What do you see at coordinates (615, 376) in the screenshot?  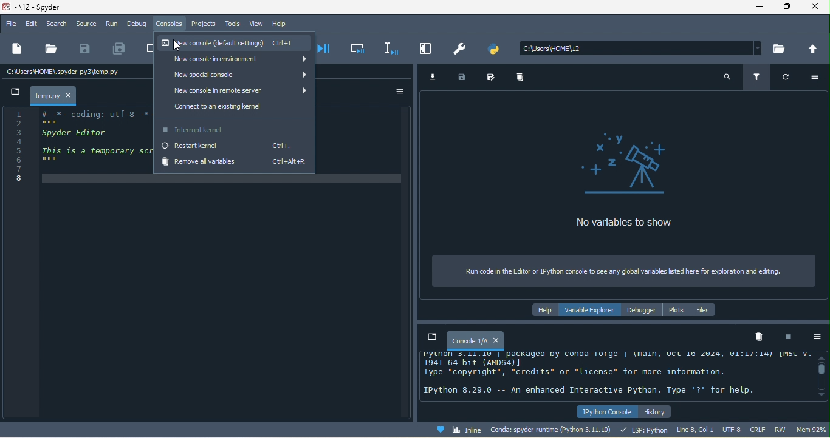 I see `ipython console pane` at bounding box center [615, 376].